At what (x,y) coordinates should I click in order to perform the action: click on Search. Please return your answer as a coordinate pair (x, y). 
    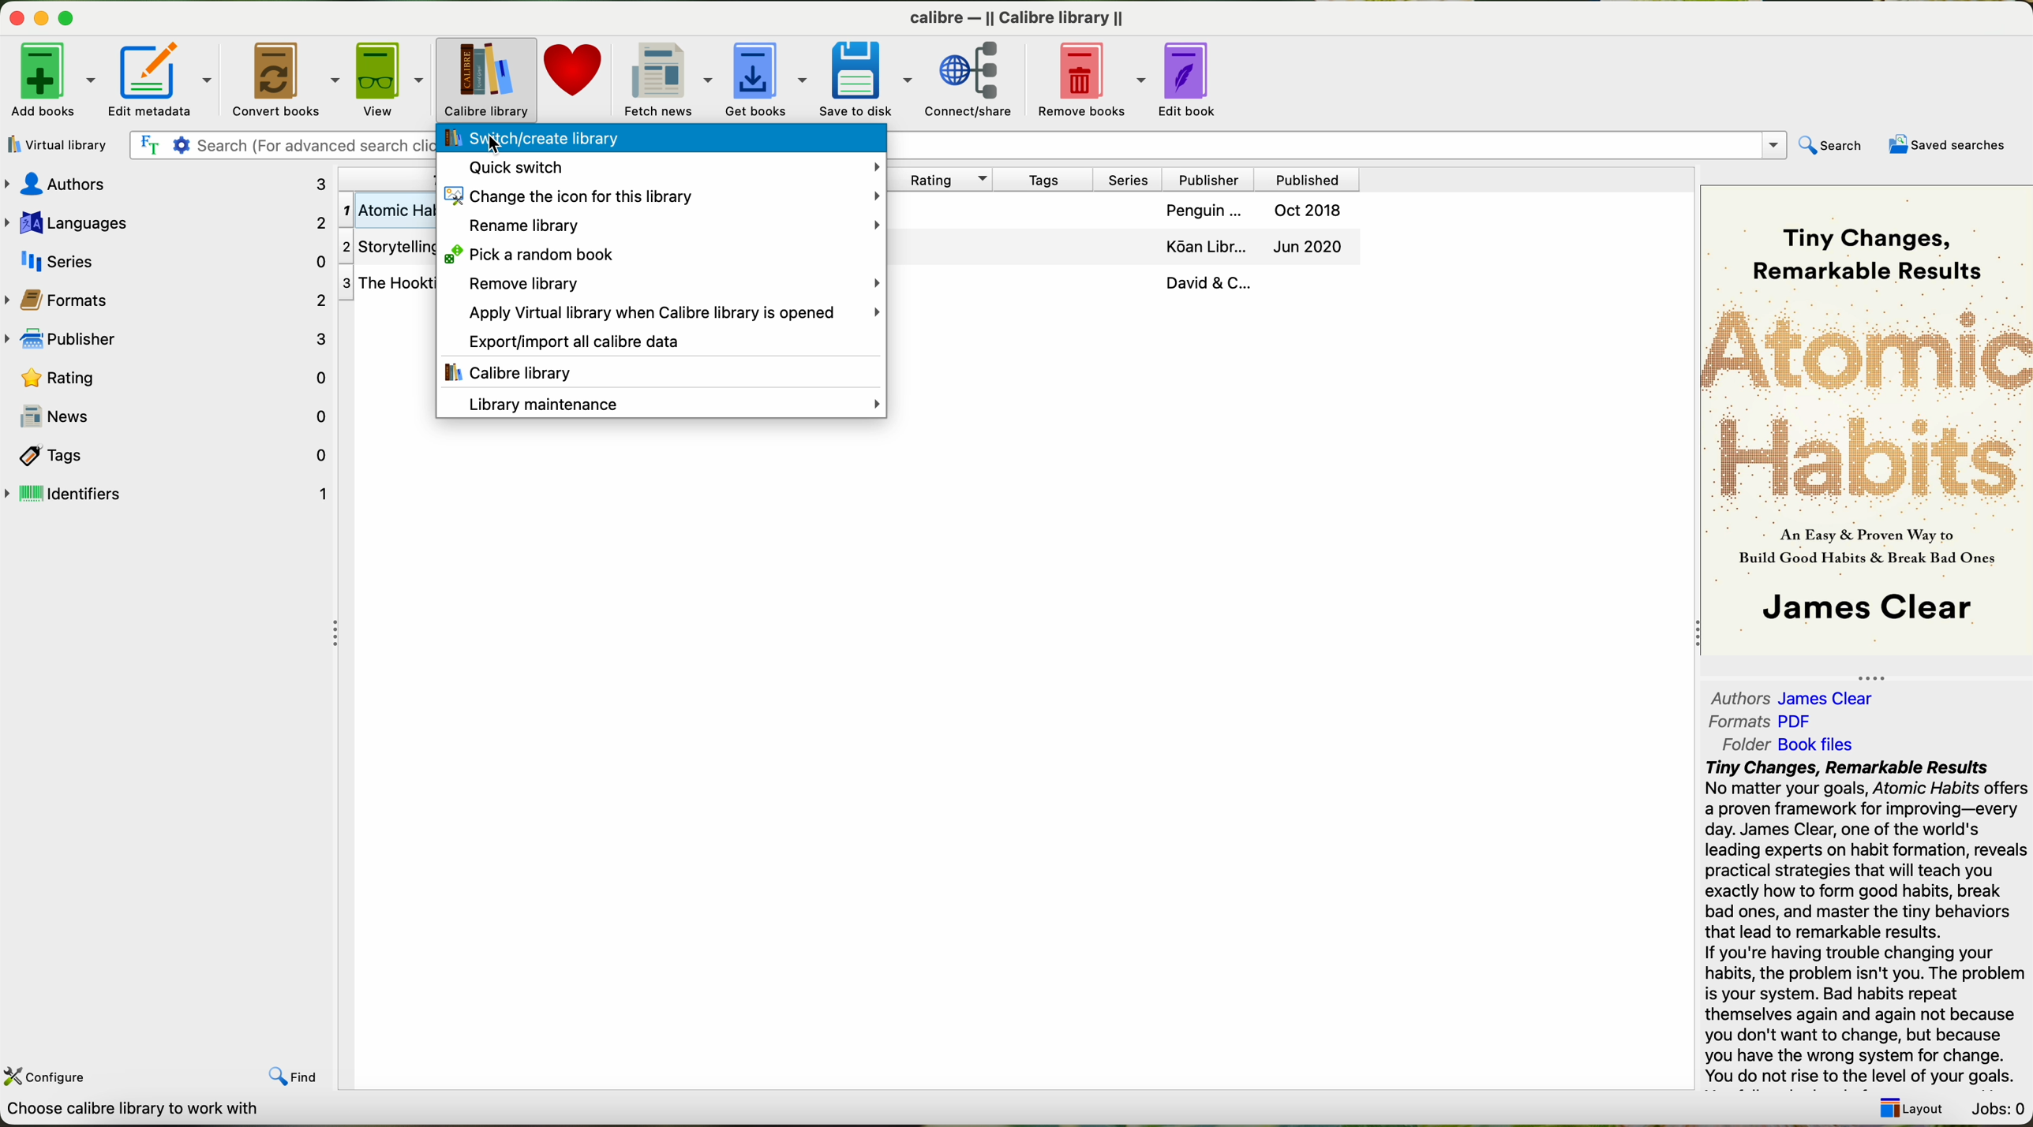
    Looking at the image, I should click on (1338, 145).